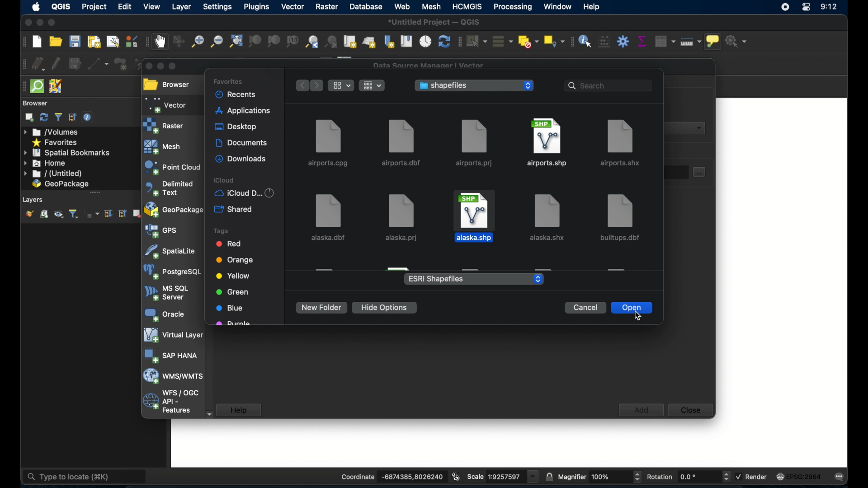 This screenshot has height=488, width=868. What do you see at coordinates (406, 41) in the screenshot?
I see `show spatial bookmarks` at bounding box center [406, 41].